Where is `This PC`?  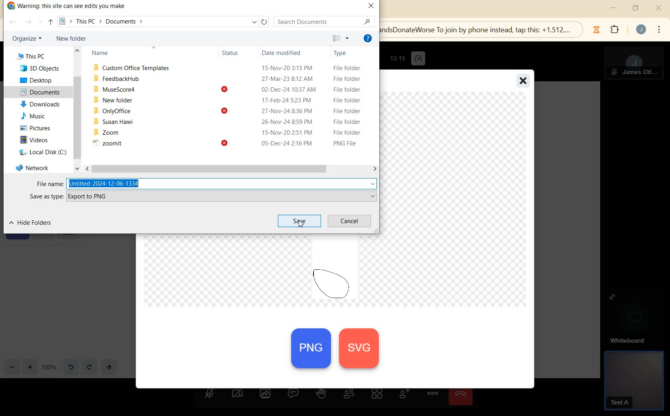 This PC is located at coordinates (33, 58).